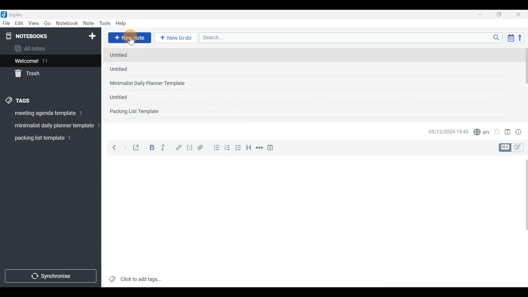  What do you see at coordinates (49, 115) in the screenshot?
I see `Tag 1` at bounding box center [49, 115].